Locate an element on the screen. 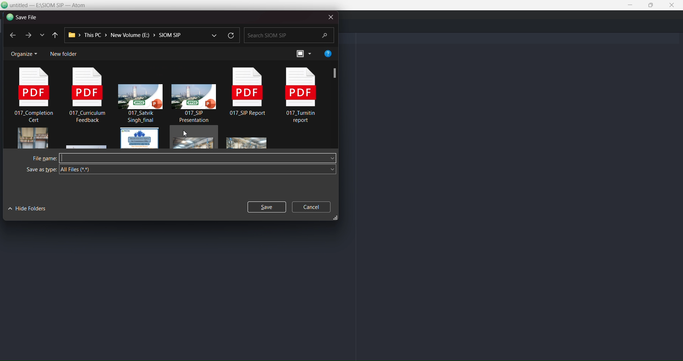 This screenshot has height=361, width=683. previous is located at coordinates (56, 35).